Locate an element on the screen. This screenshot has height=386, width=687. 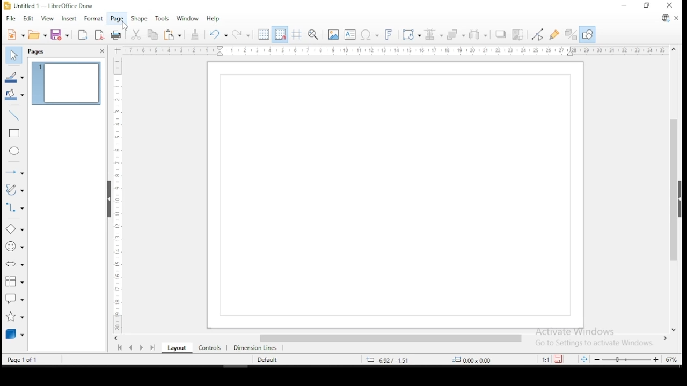
insert special characters is located at coordinates (369, 35).